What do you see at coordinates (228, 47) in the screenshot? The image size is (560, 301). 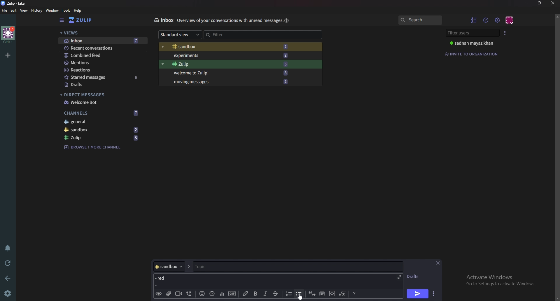 I see `Sandbox` at bounding box center [228, 47].